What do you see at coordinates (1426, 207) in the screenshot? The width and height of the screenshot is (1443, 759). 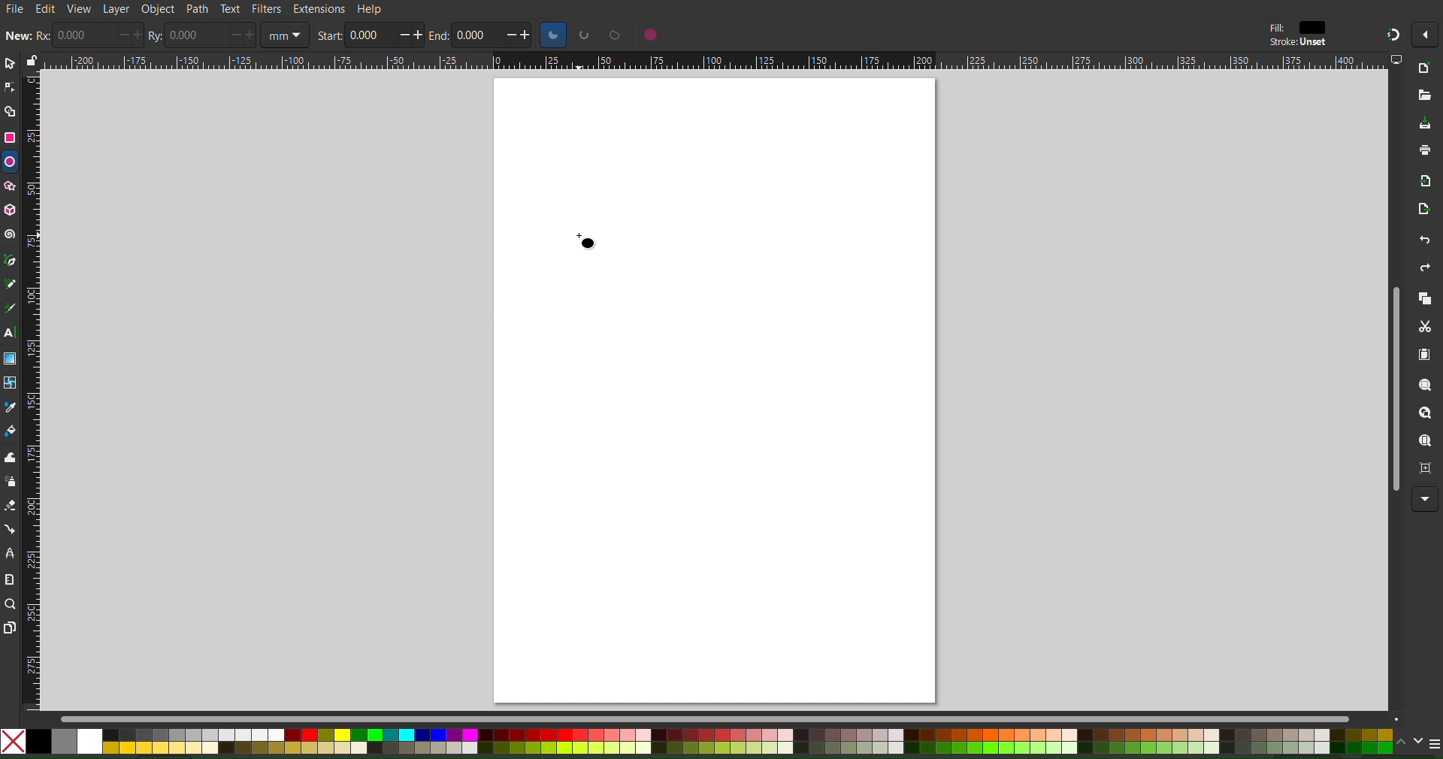 I see `Open Export` at bounding box center [1426, 207].